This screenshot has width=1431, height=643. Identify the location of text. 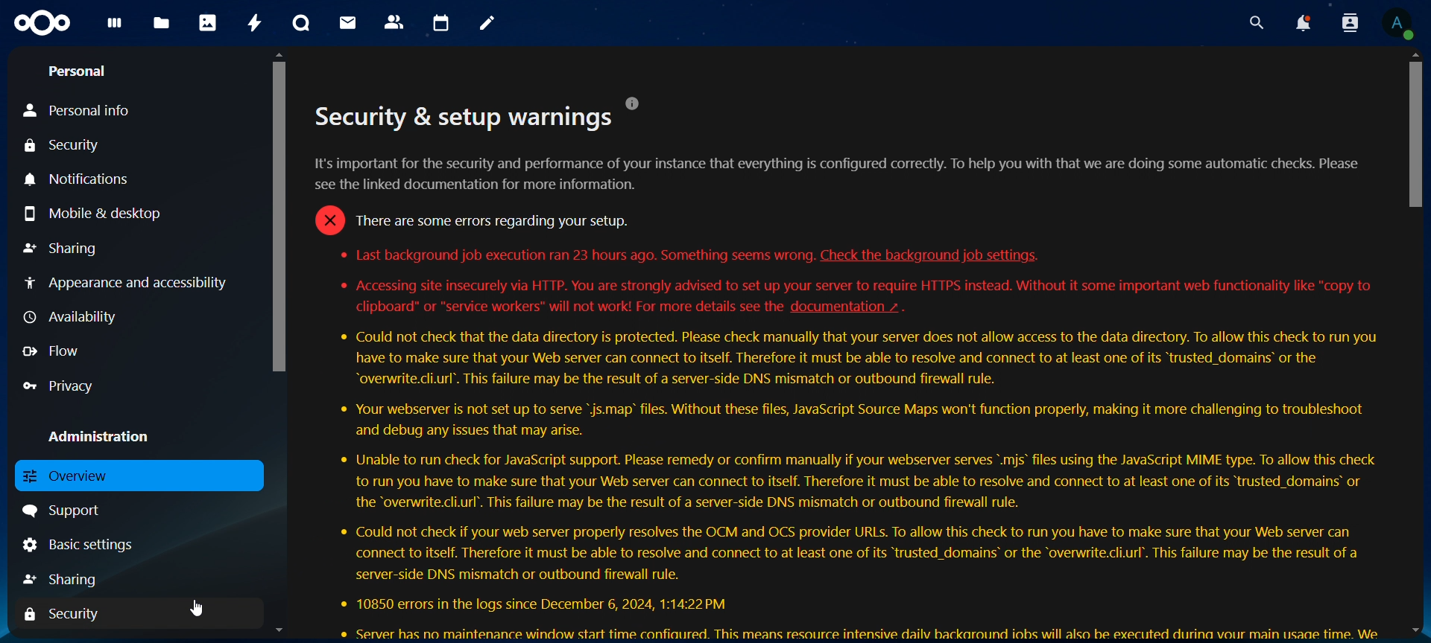
(849, 368).